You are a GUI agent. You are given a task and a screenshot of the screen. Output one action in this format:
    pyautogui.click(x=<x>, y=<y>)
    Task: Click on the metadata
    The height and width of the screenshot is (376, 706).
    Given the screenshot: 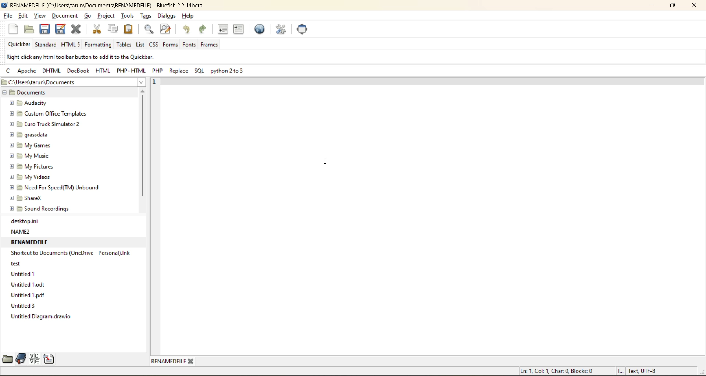 What is the action you would take?
    pyautogui.click(x=93, y=57)
    